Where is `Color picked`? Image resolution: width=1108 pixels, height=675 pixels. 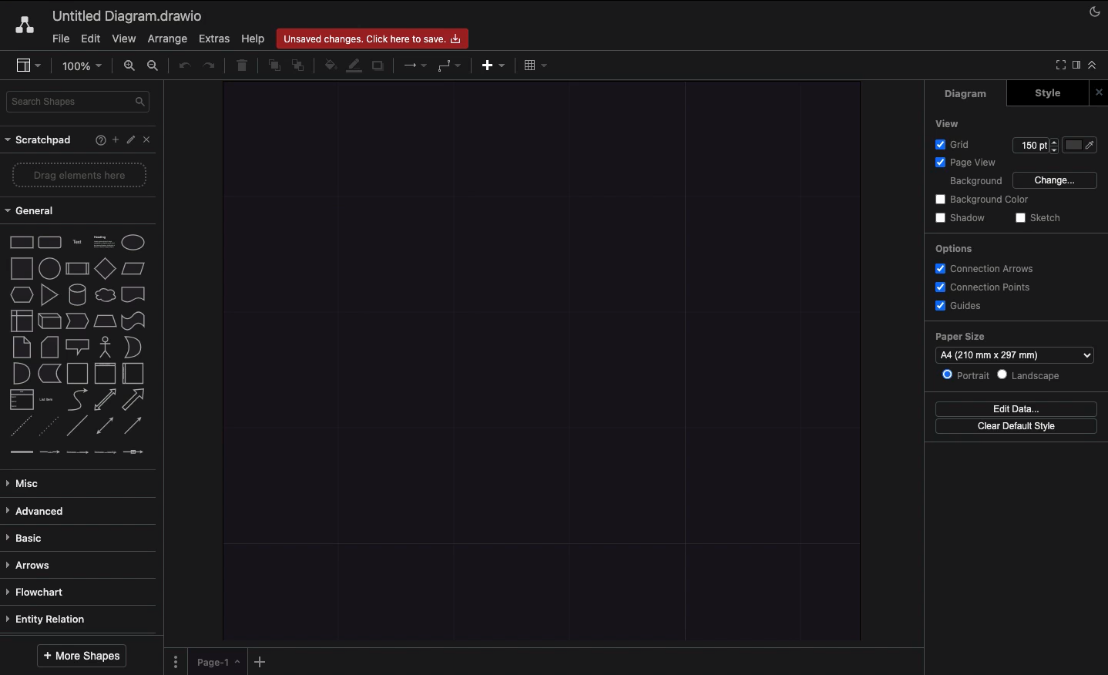 Color picked is located at coordinates (1079, 145).